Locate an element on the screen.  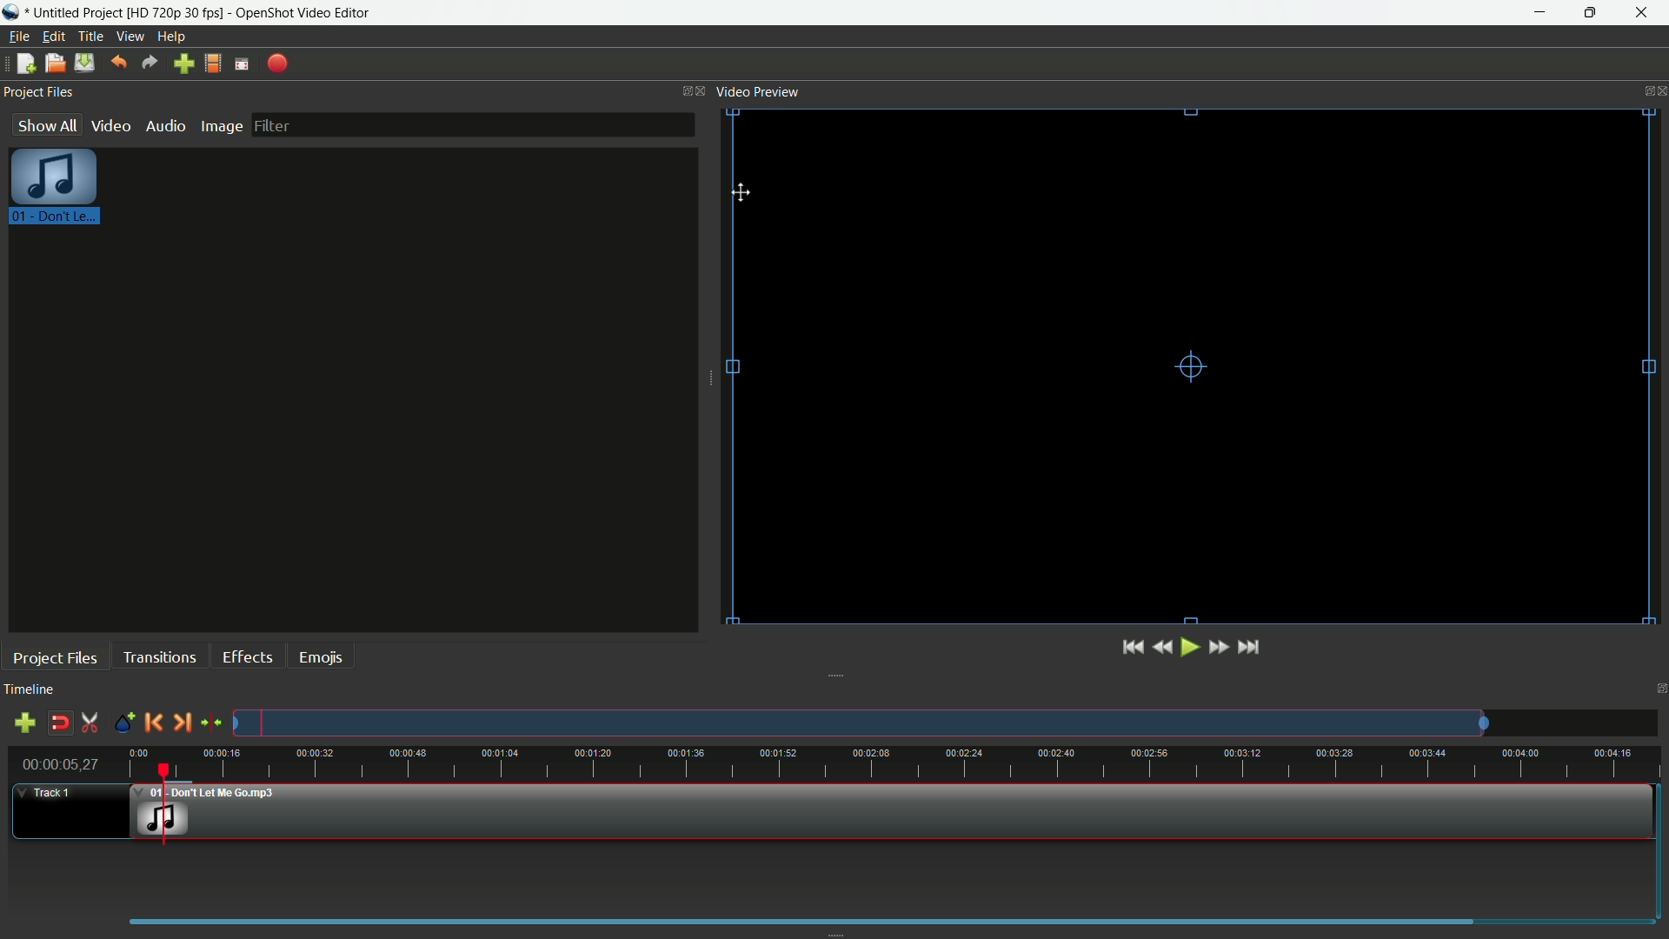
redo is located at coordinates (150, 63).